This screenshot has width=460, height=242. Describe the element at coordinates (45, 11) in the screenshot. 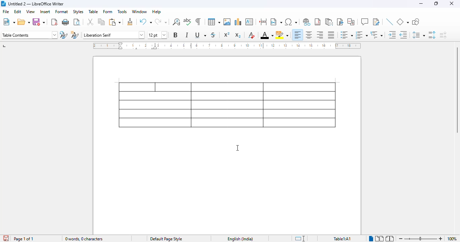

I see `insert` at that location.